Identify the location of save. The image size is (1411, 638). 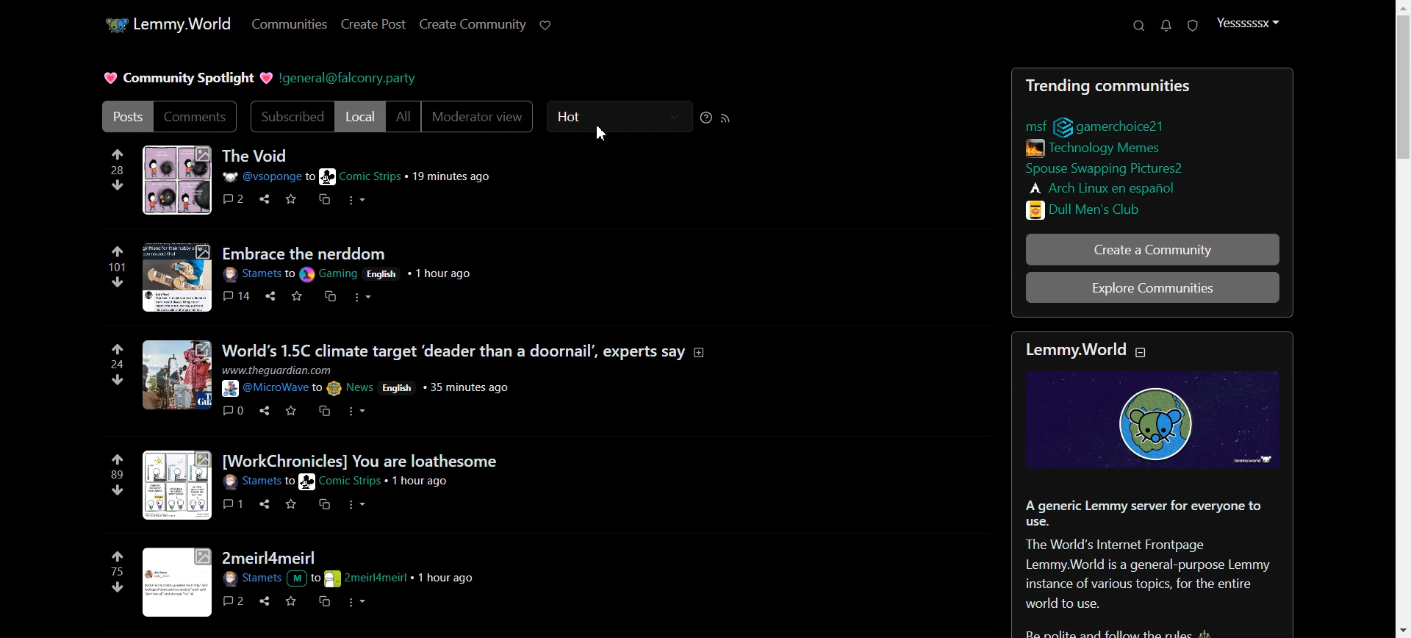
(292, 409).